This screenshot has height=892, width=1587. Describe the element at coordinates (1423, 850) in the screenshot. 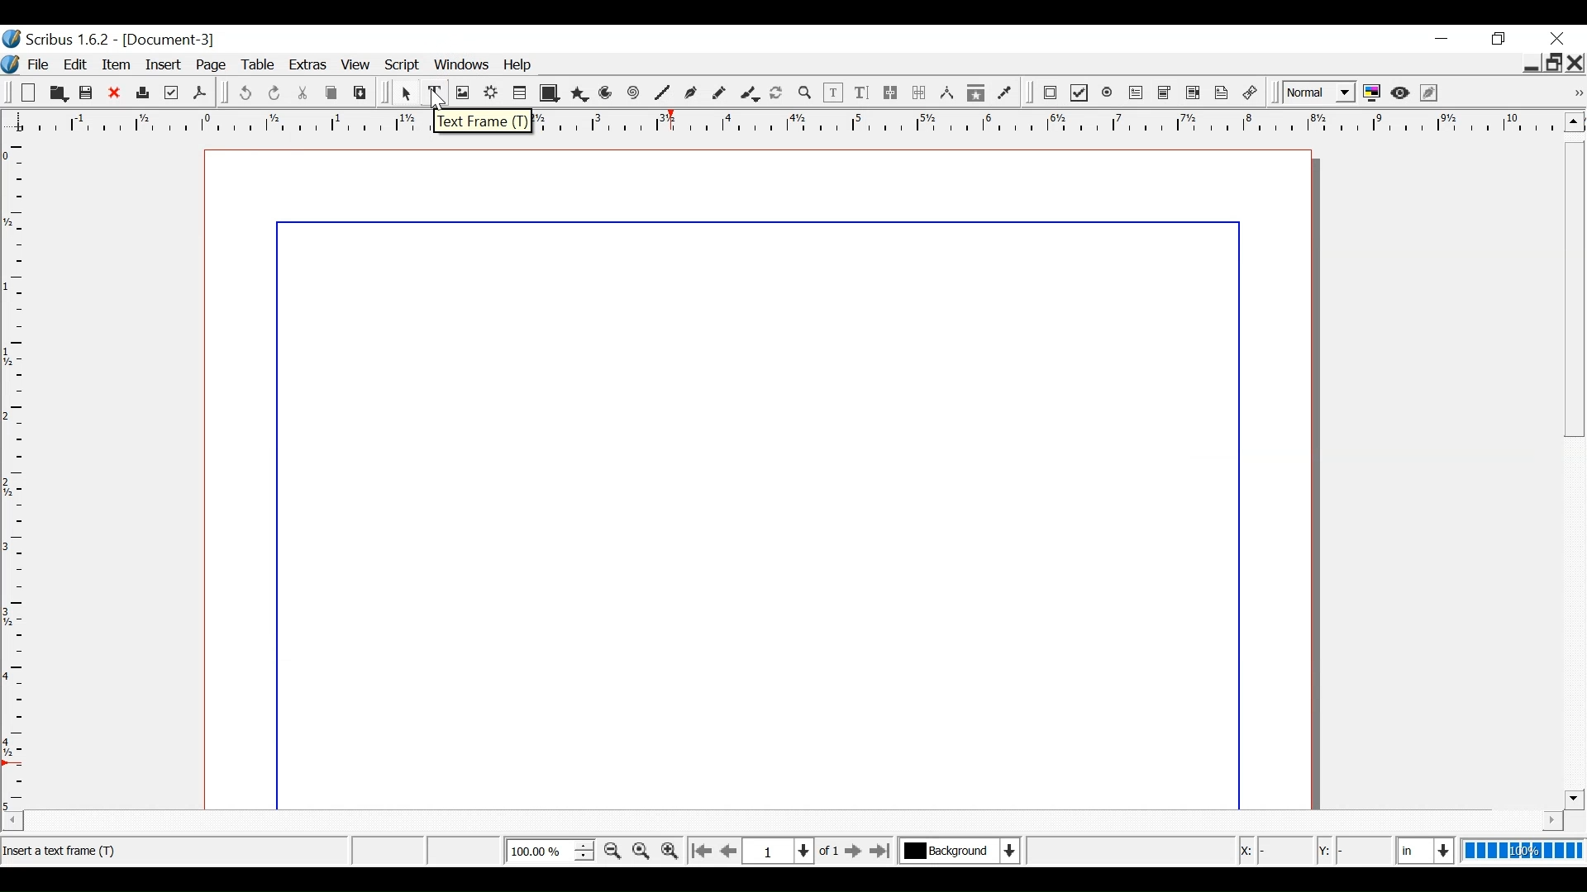

I see `Select the current unit` at that location.